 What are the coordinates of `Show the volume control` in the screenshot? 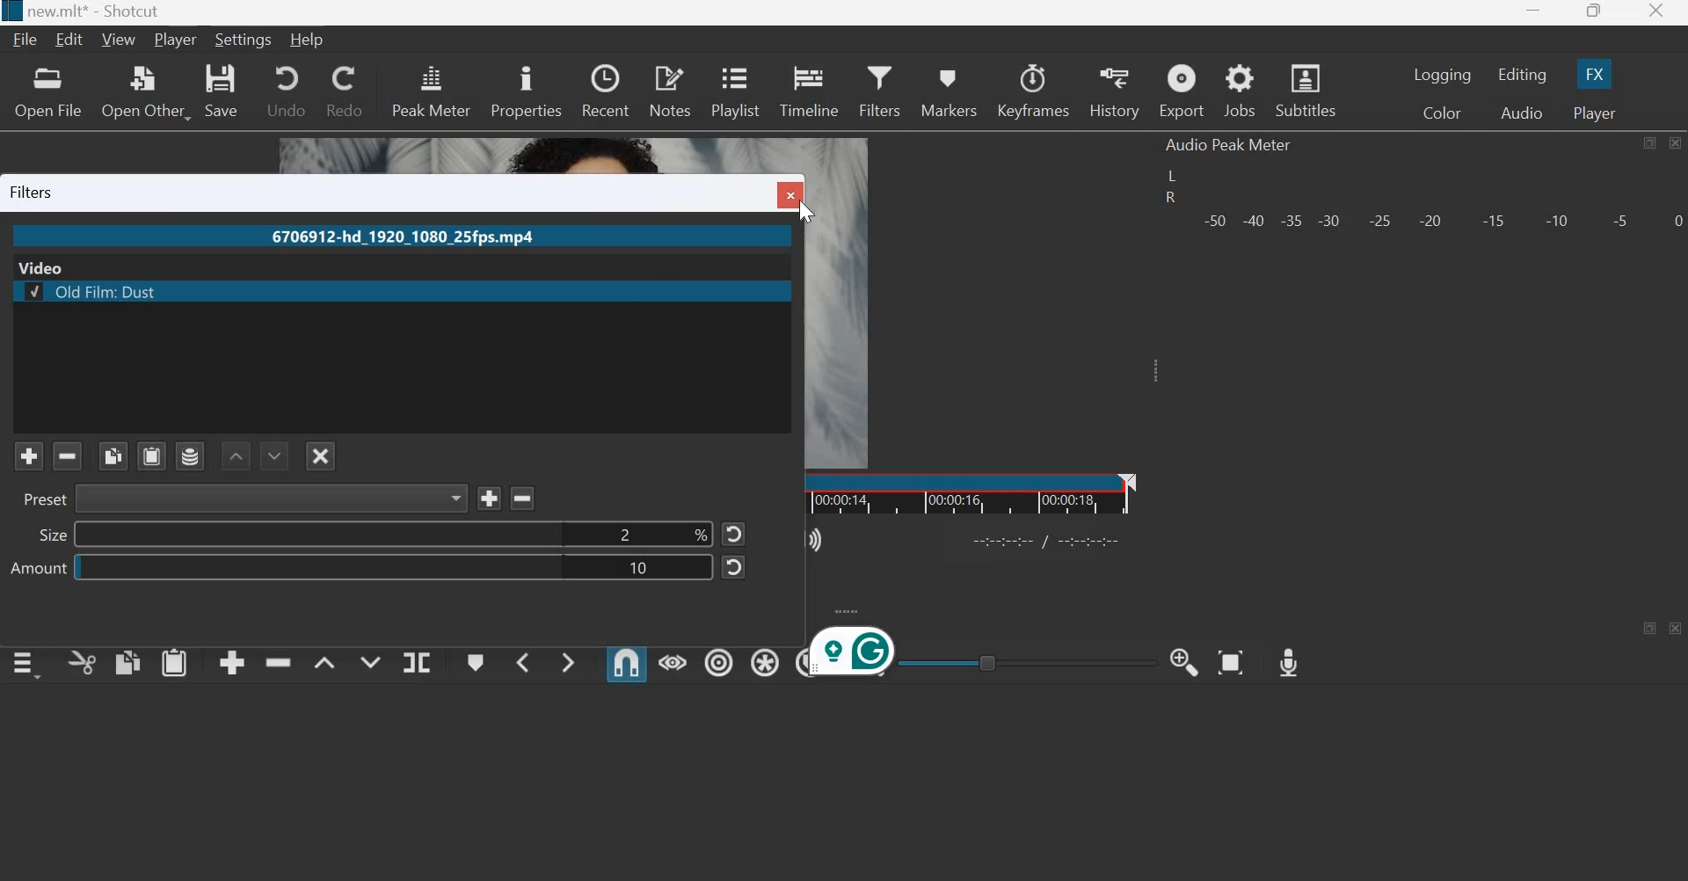 It's located at (818, 537).